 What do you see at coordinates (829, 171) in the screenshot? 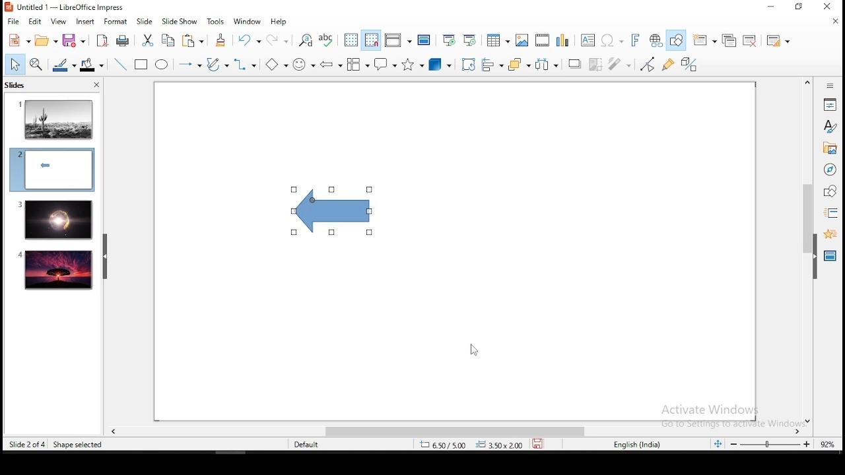
I see `navigator` at bounding box center [829, 171].